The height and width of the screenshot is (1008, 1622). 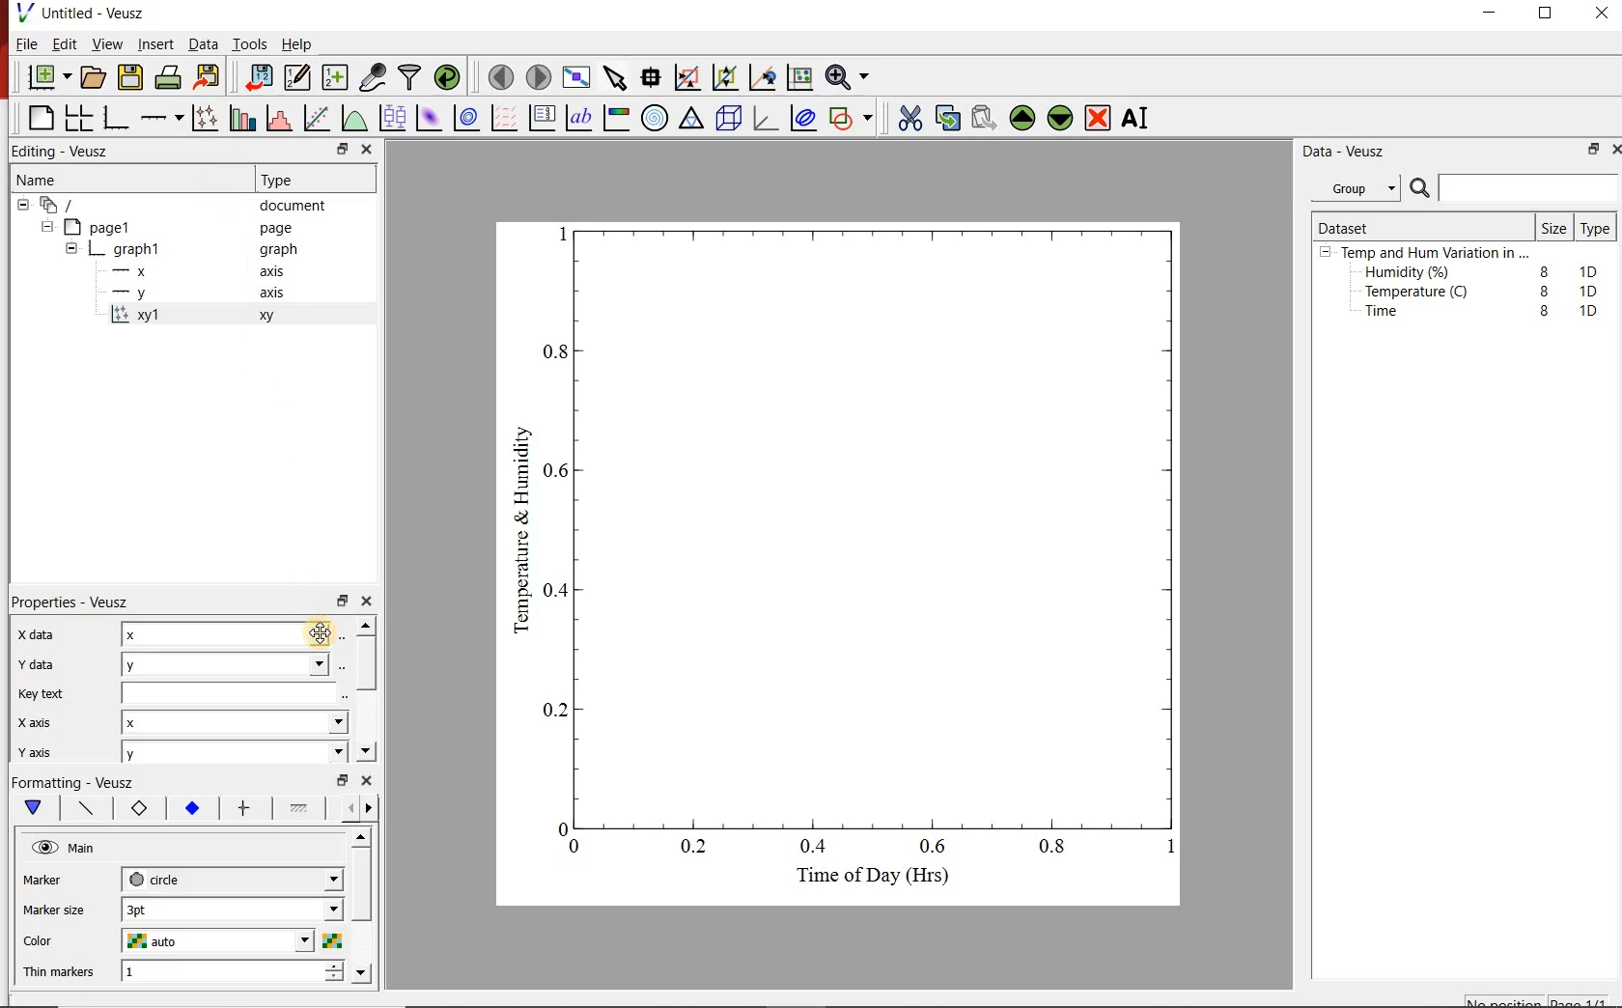 I want to click on arrange graphs in a grid, so click(x=81, y=115).